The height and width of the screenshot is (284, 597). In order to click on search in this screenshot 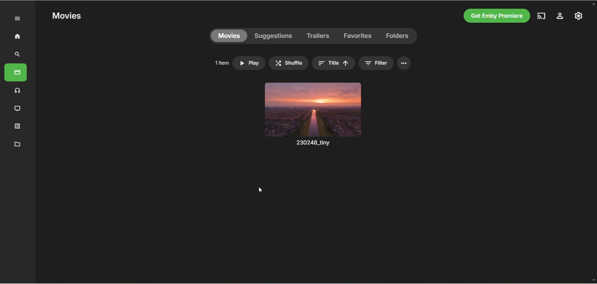, I will do `click(18, 54)`.